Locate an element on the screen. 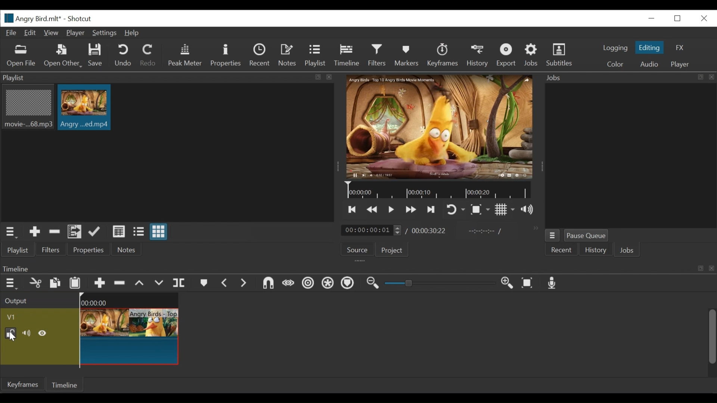  Next Marker is located at coordinates (245, 284).